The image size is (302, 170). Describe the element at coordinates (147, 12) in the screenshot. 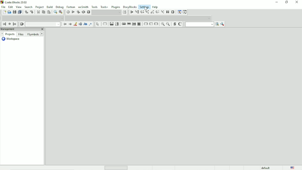

I see `Step into` at that location.